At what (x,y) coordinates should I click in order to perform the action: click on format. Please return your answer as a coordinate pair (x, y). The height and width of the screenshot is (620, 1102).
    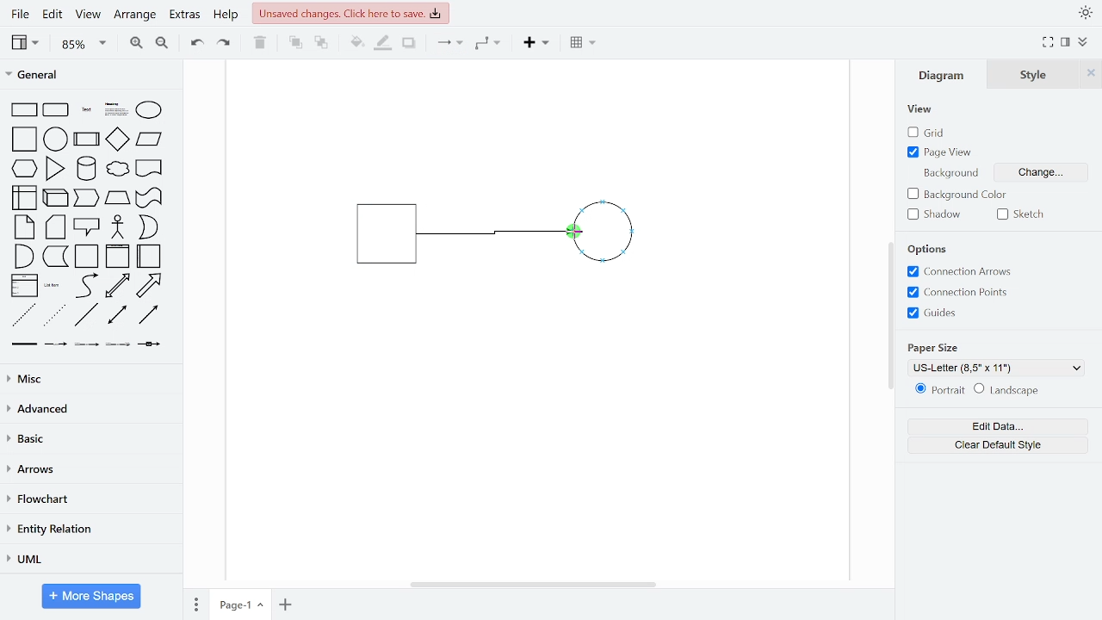
    Looking at the image, I should click on (1066, 42).